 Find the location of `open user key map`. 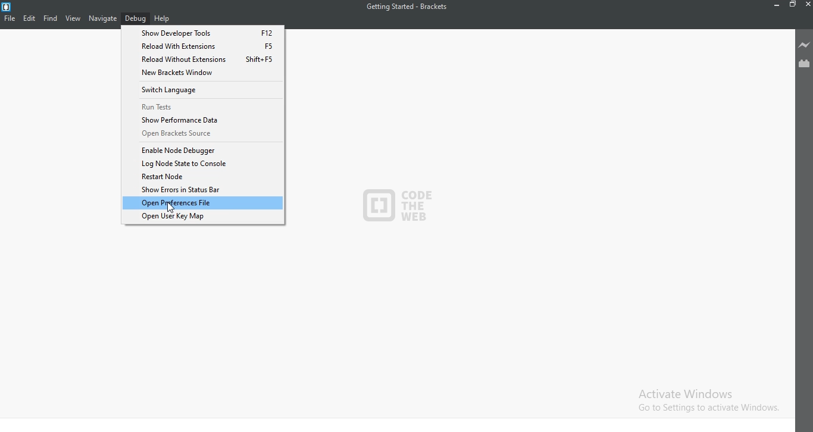

open user key map is located at coordinates (205, 217).